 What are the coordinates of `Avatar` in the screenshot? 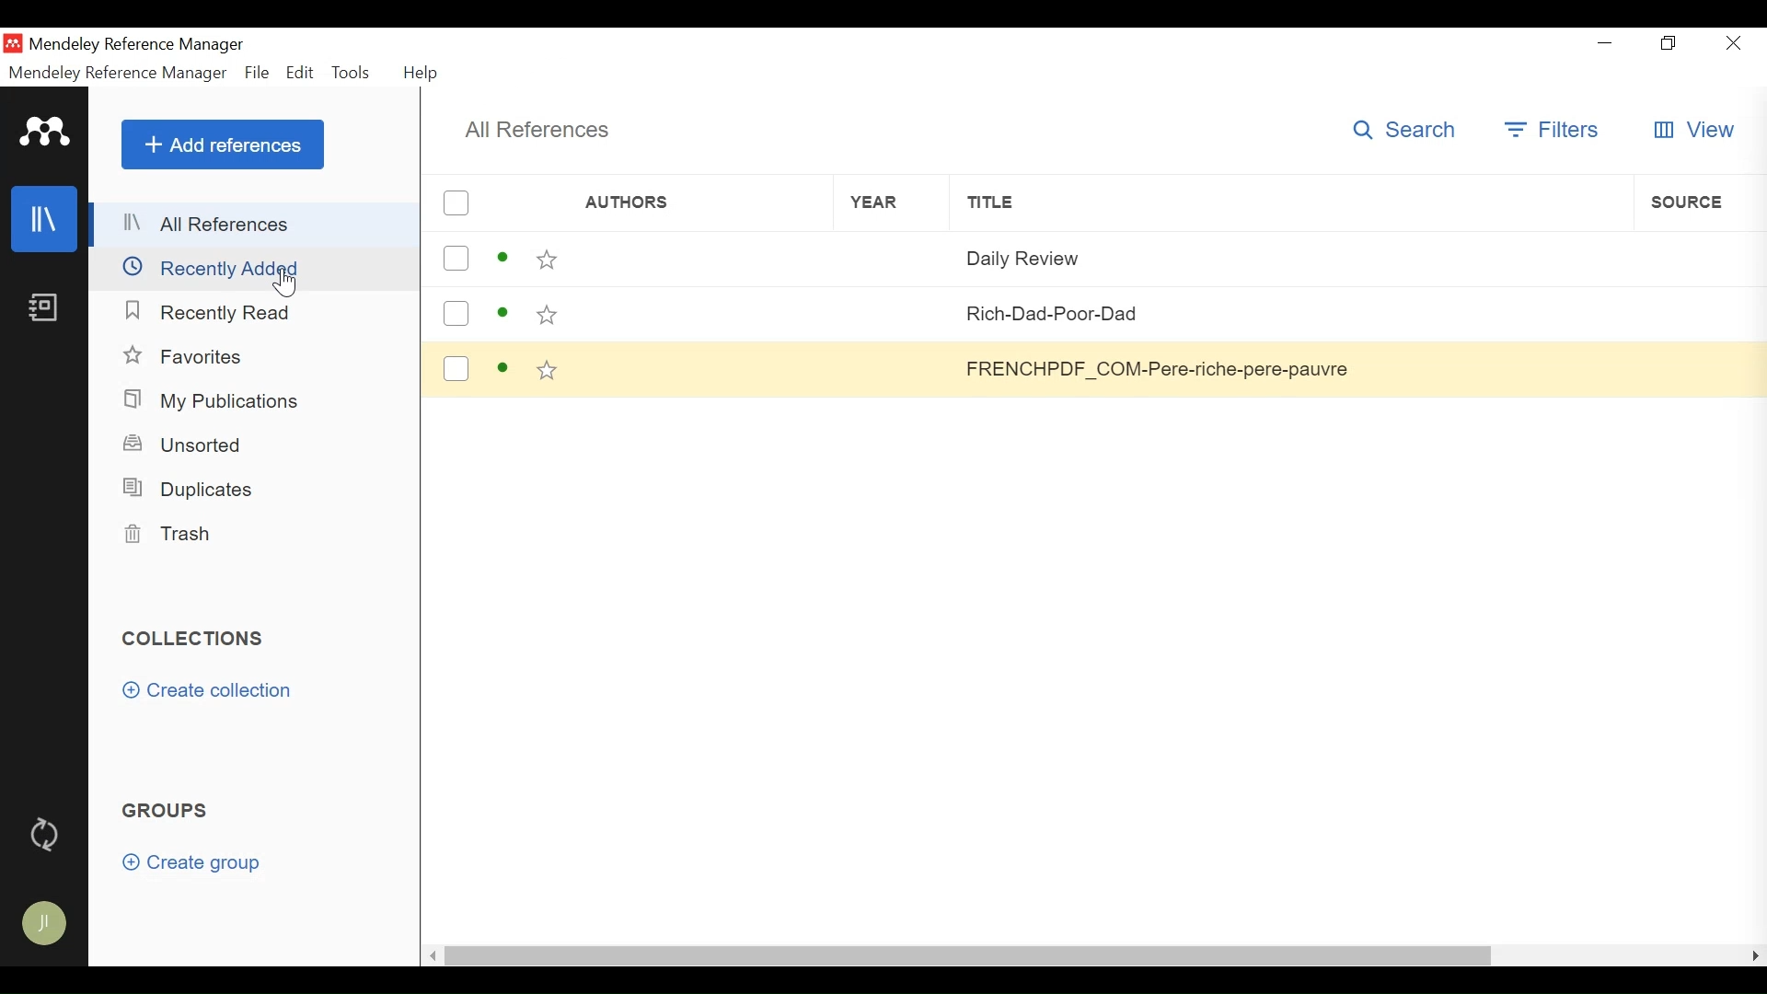 It's located at (47, 923).